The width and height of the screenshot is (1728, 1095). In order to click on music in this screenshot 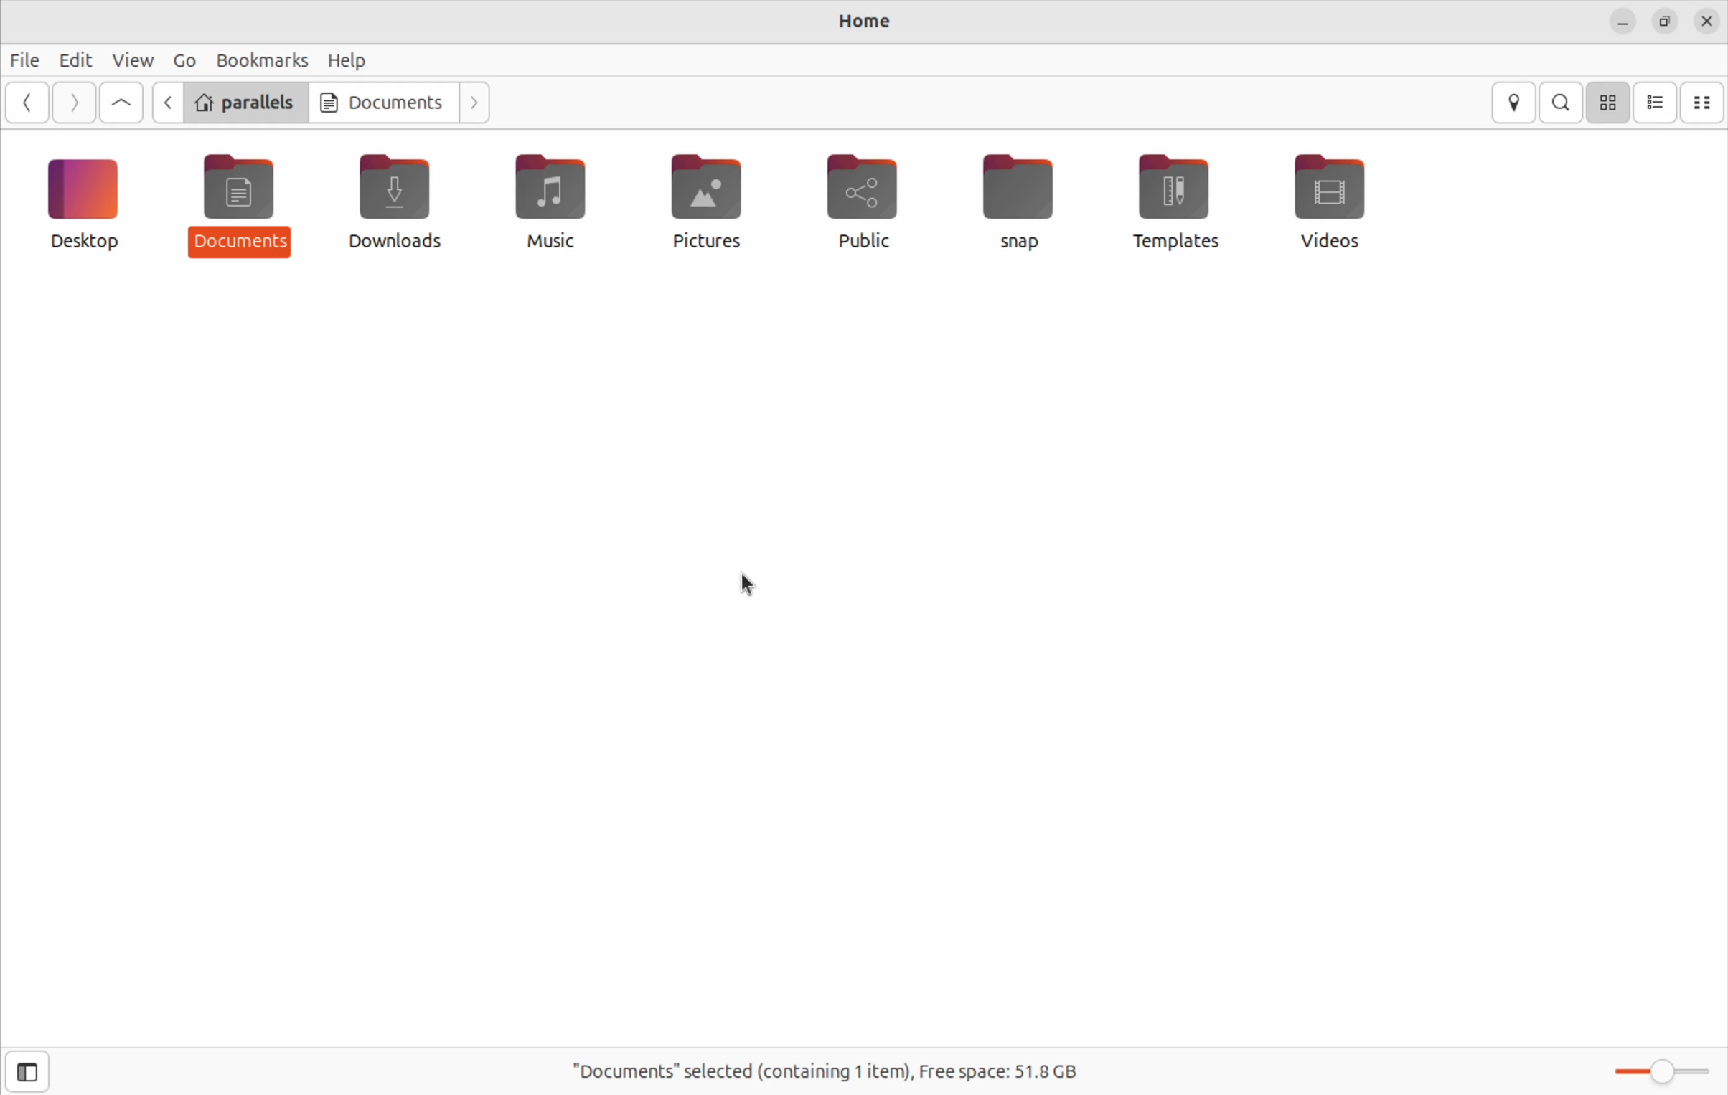, I will do `click(551, 201)`.